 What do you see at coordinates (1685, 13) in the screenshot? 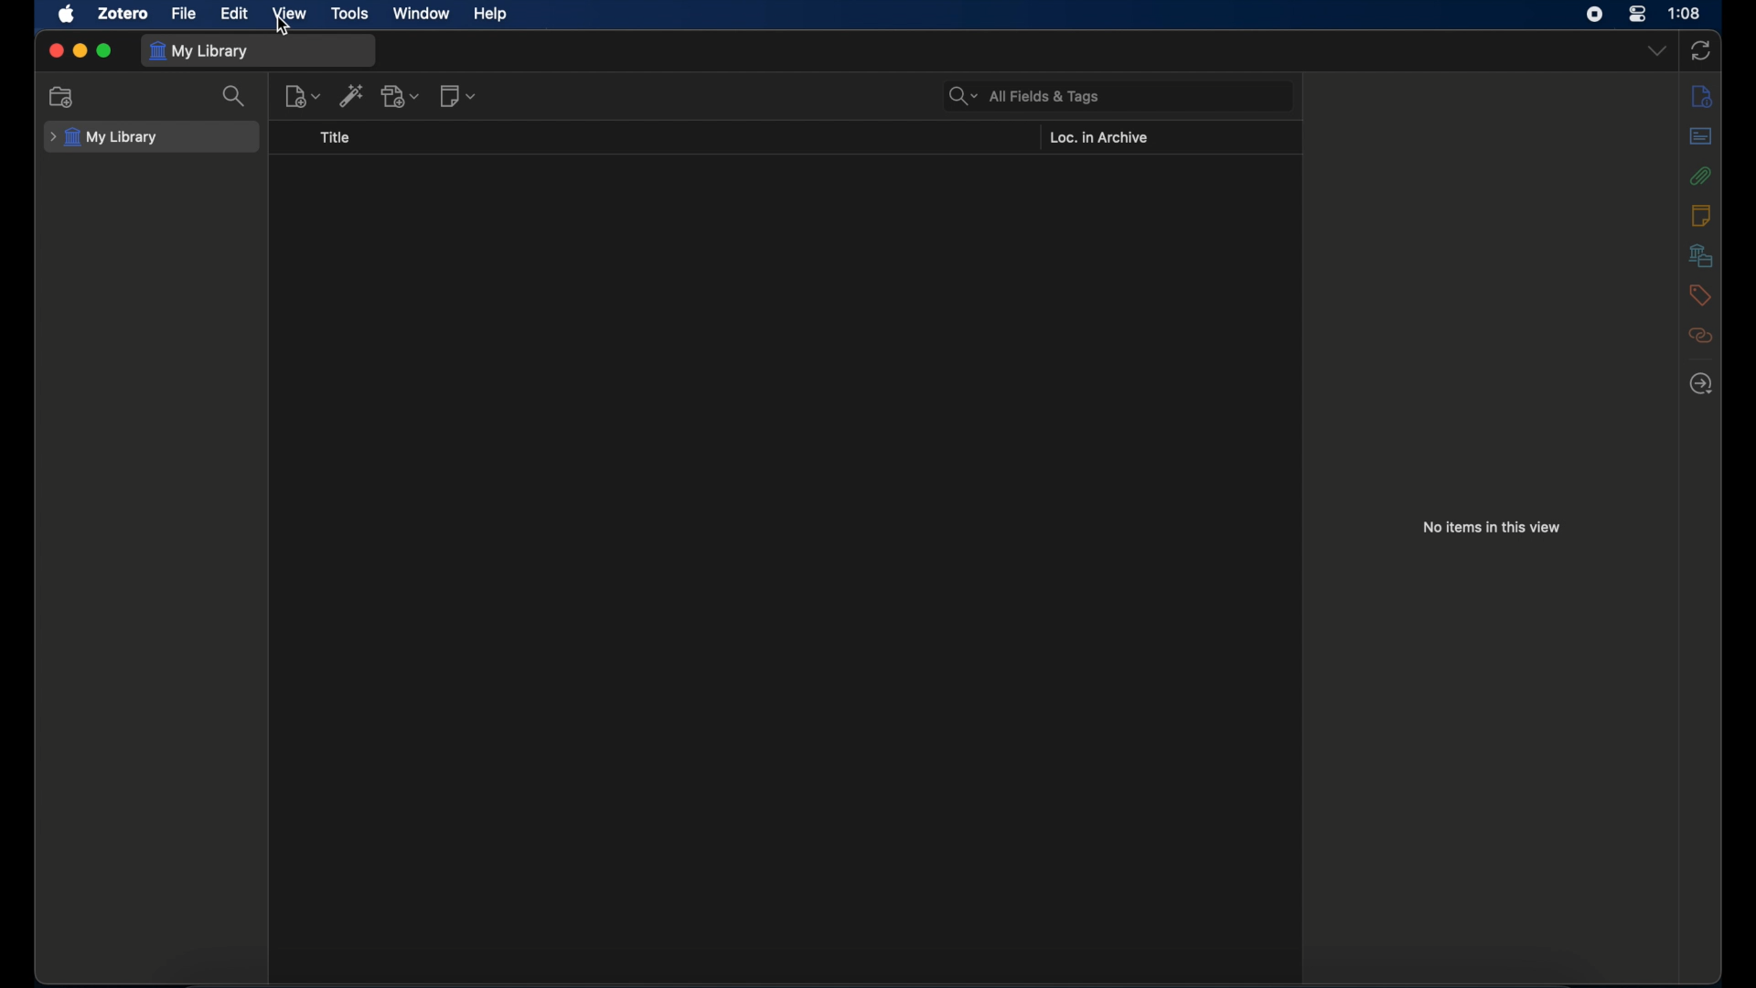
I see `time` at bounding box center [1685, 13].